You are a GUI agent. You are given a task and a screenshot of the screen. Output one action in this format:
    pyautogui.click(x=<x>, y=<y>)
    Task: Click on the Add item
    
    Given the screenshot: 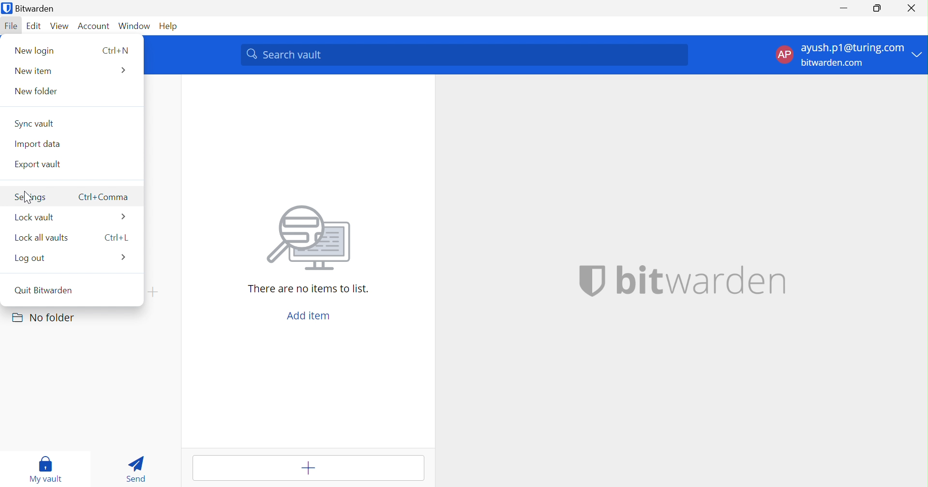 What is the action you would take?
    pyautogui.click(x=305, y=468)
    